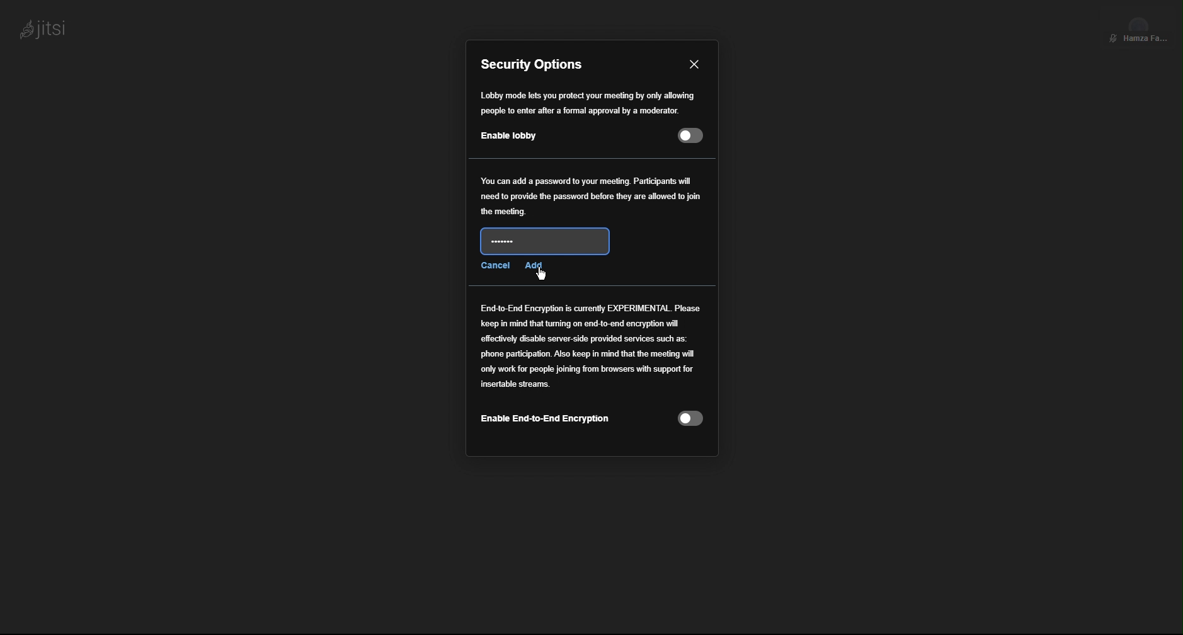 This screenshot has height=635, width=1183. Describe the element at coordinates (494, 265) in the screenshot. I see `Cancel ` at that location.